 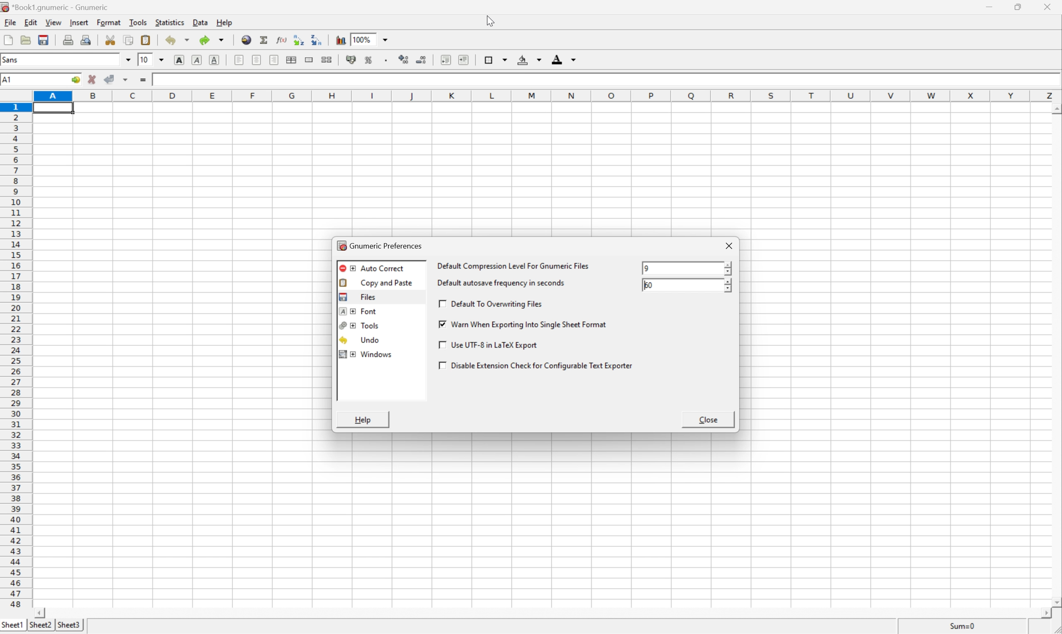 What do you see at coordinates (86, 39) in the screenshot?
I see `print preview` at bounding box center [86, 39].